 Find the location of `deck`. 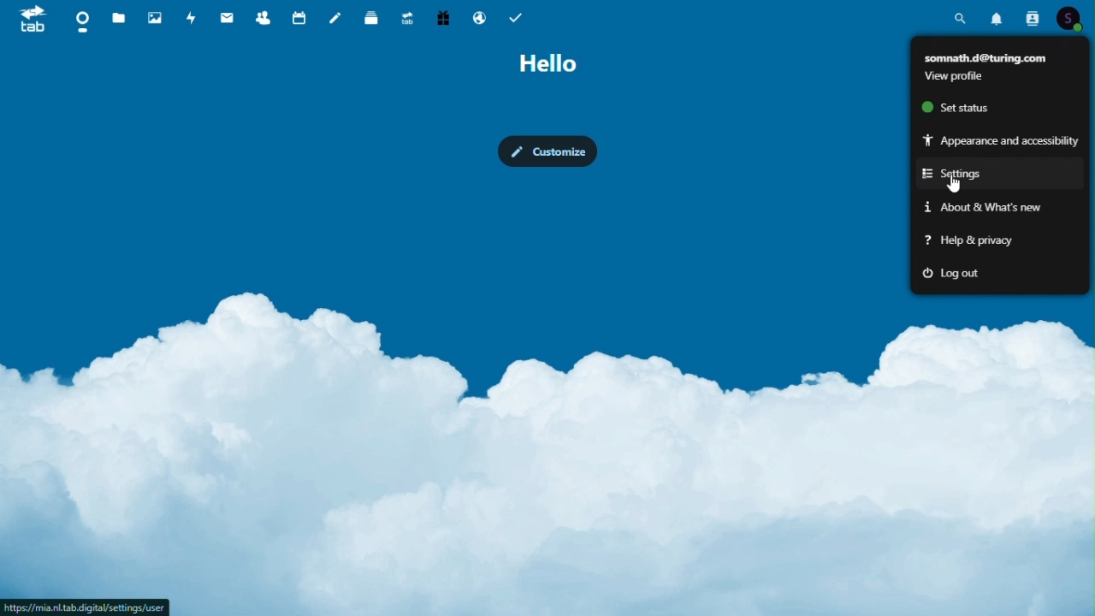

deck is located at coordinates (373, 16).